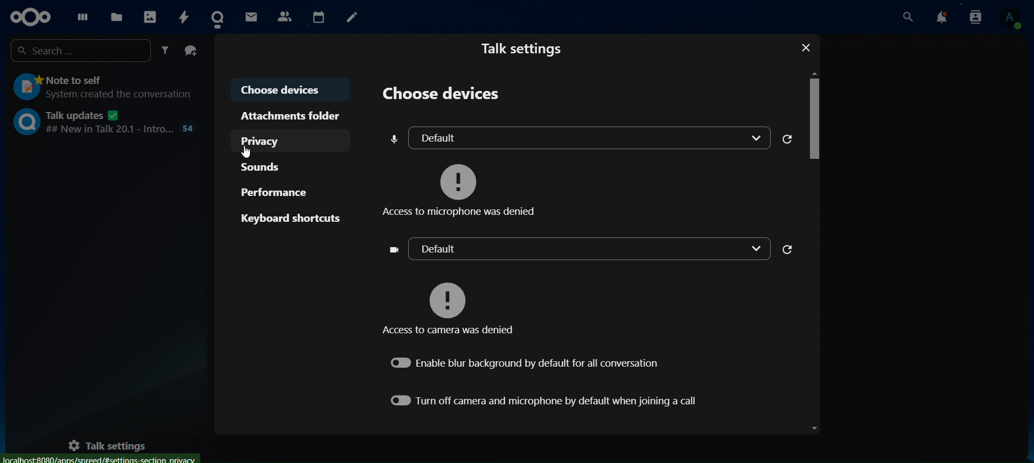  I want to click on Localhost:8080, so click(100, 458).